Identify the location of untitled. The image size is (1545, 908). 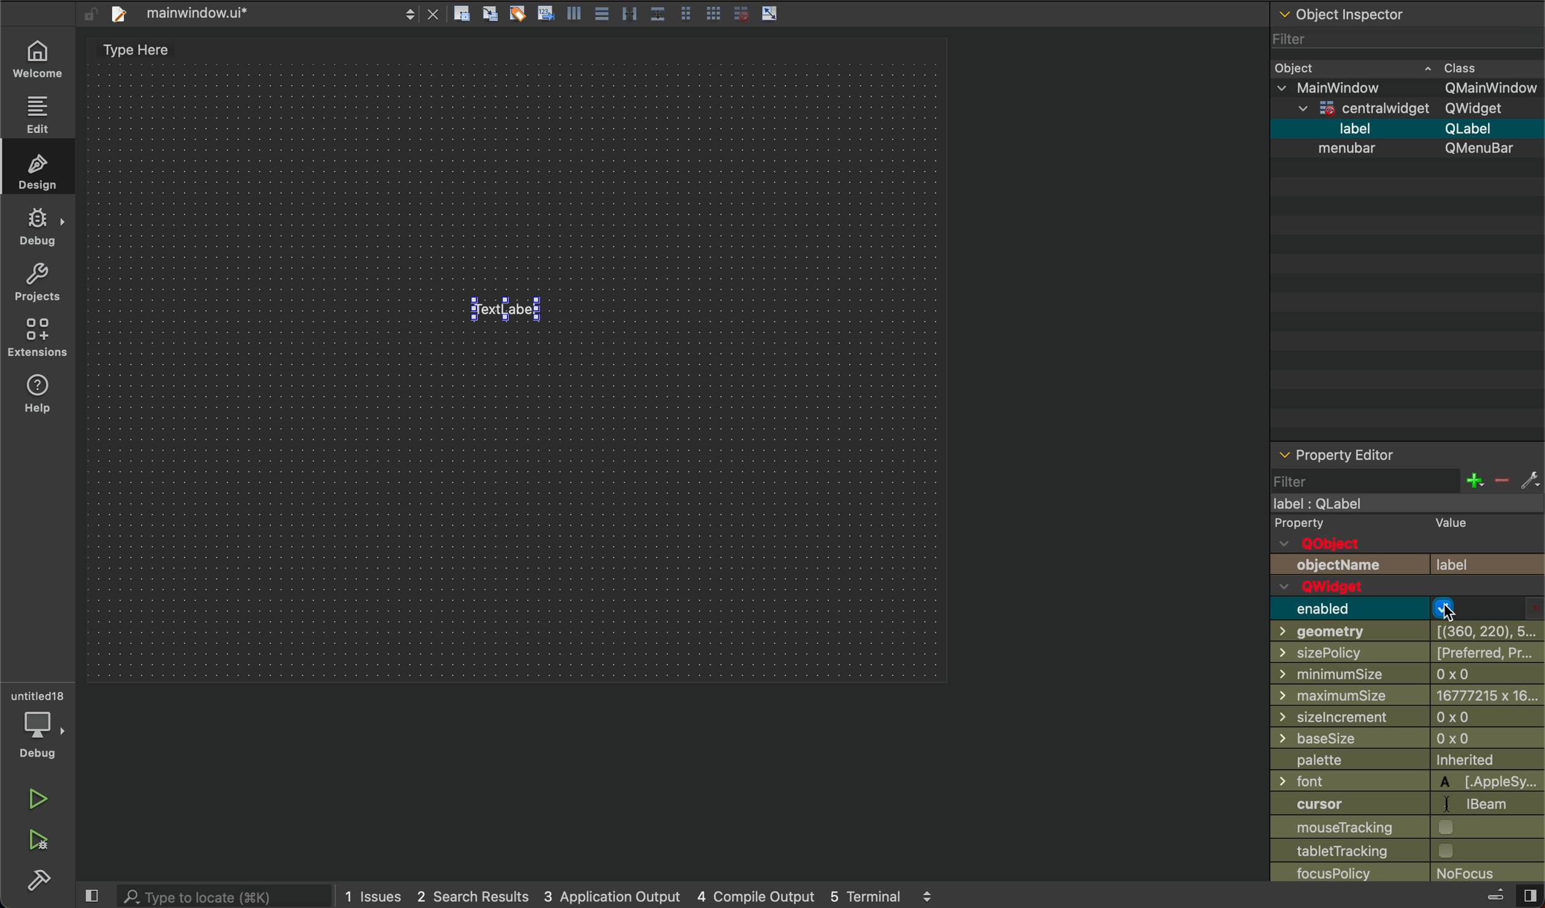
(37, 687).